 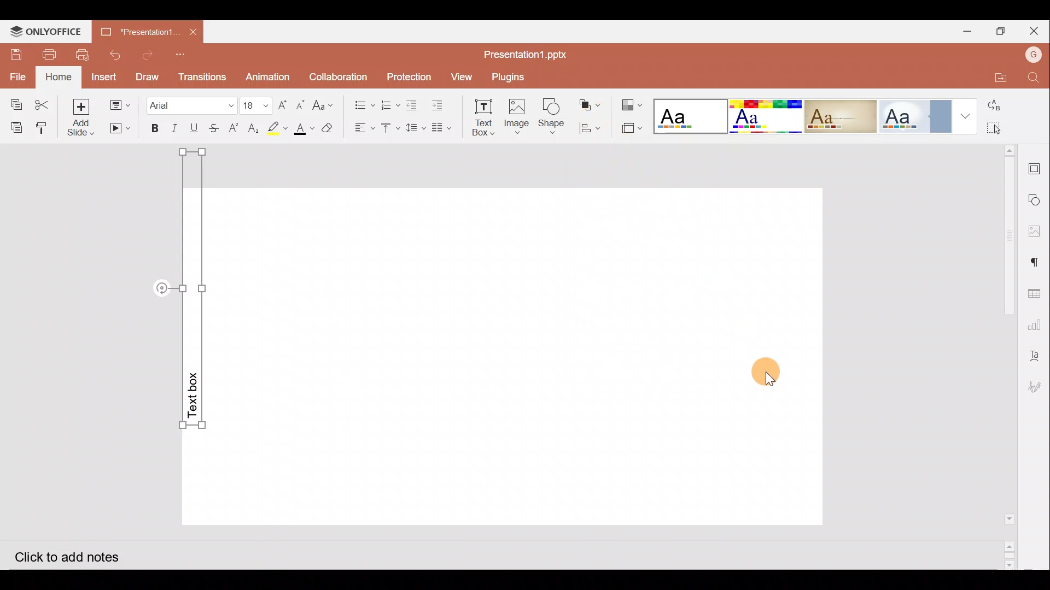 What do you see at coordinates (445, 126) in the screenshot?
I see `Insert columns` at bounding box center [445, 126].